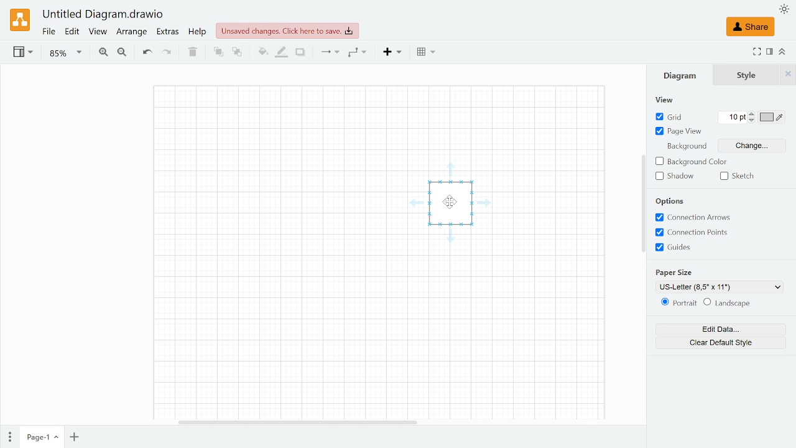 The width and height of the screenshot is (796, 448). I want to click on Edit data, so click(718, 329).